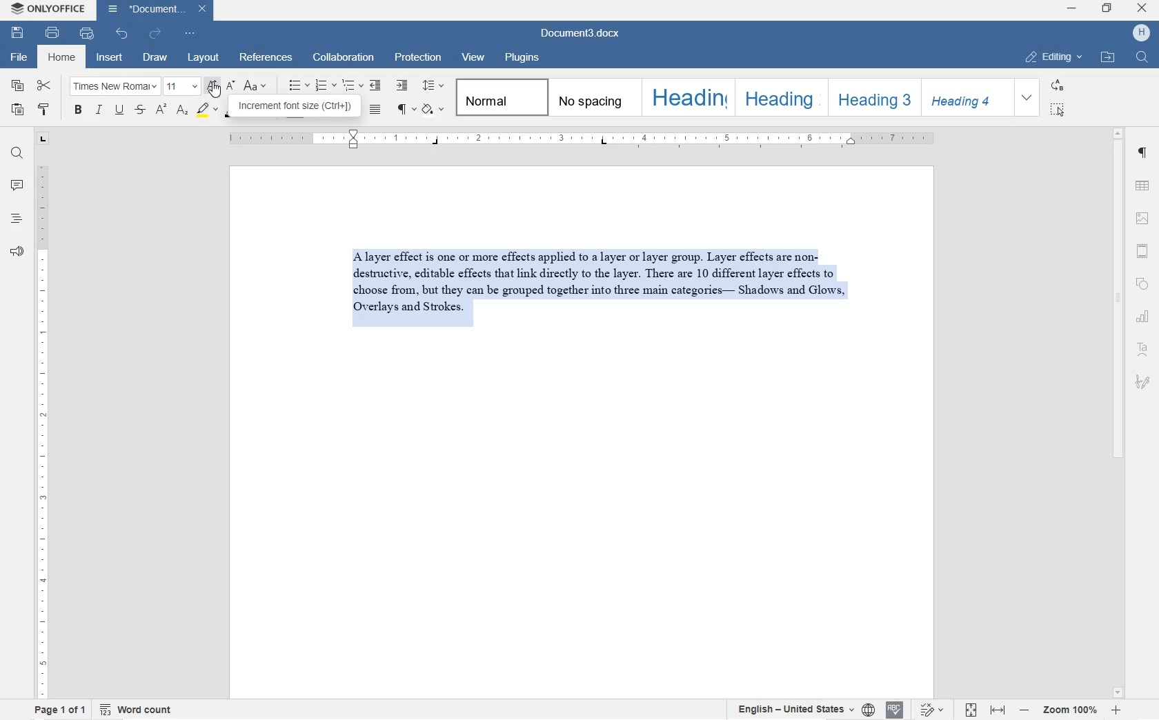  I want to click on Layout, so click(203, 58).